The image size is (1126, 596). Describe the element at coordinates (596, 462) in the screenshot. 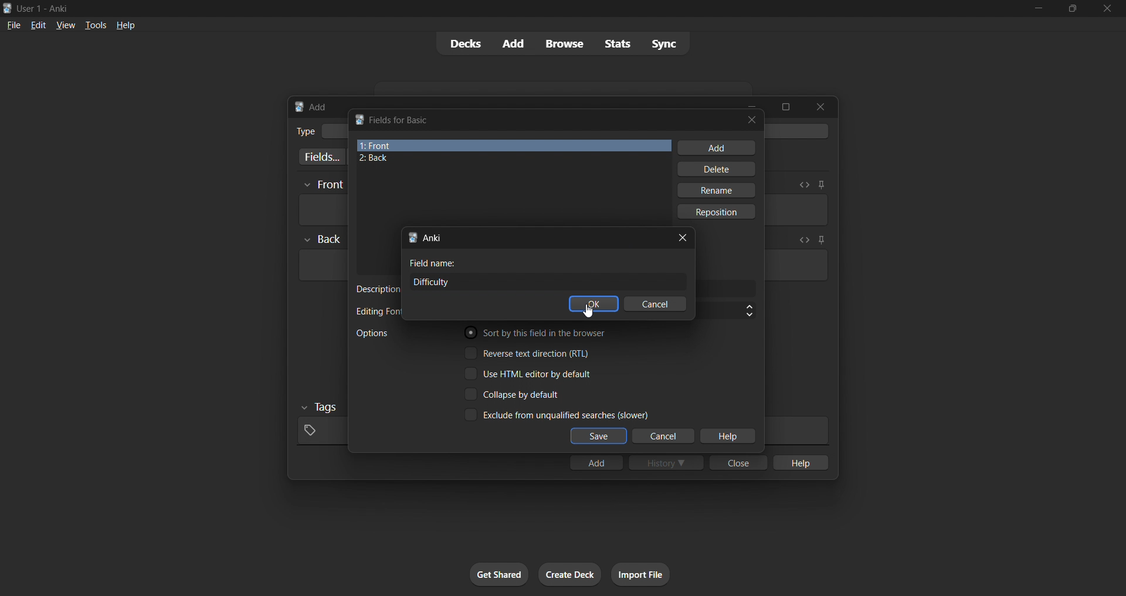

I see `add` at that location.